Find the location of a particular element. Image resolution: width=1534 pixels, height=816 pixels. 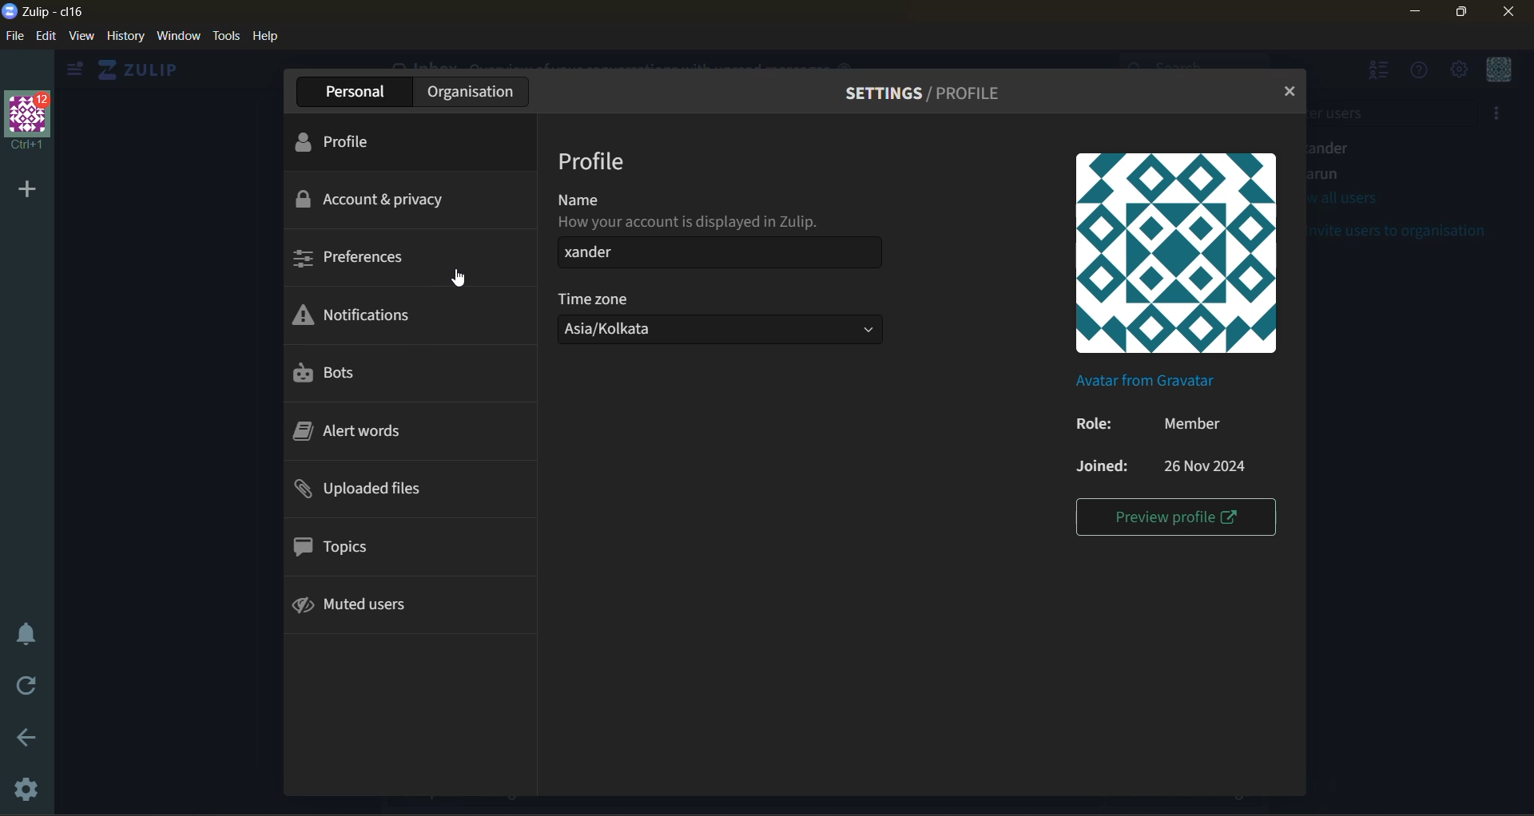

organisation name and profile picture is located at coordinates (29, 118).